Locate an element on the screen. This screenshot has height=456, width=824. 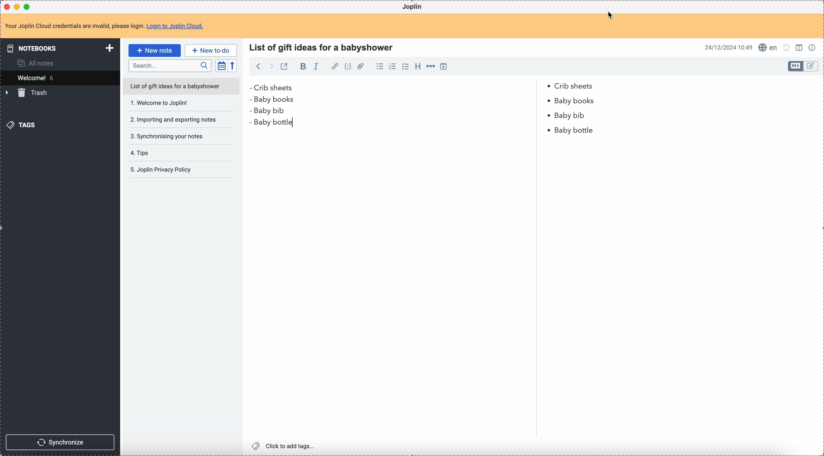
bullet point is located at coordinates (252, 98).